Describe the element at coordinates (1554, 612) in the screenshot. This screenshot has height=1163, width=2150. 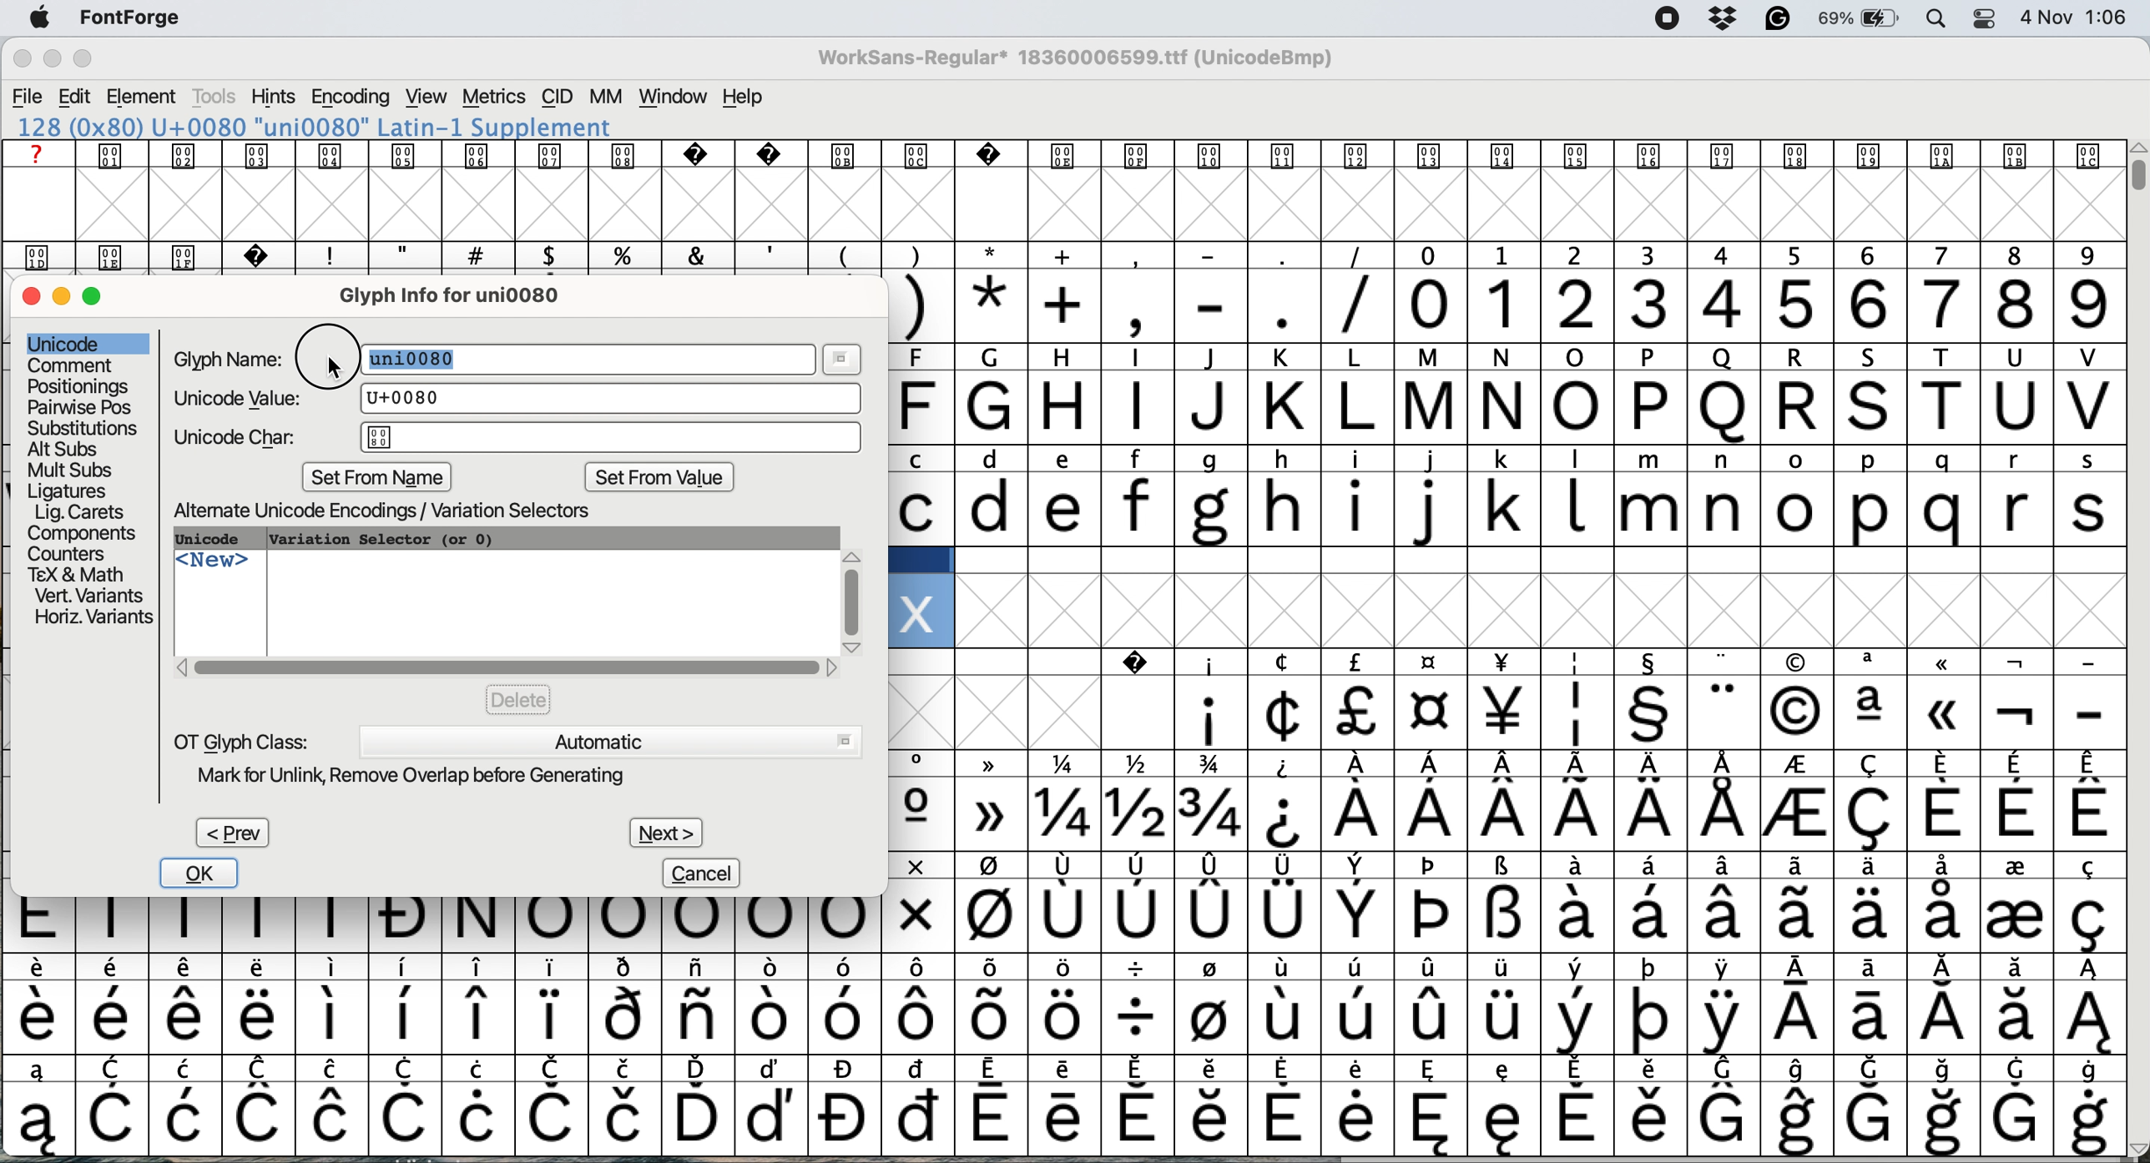
I see `glyph grid` at that location.